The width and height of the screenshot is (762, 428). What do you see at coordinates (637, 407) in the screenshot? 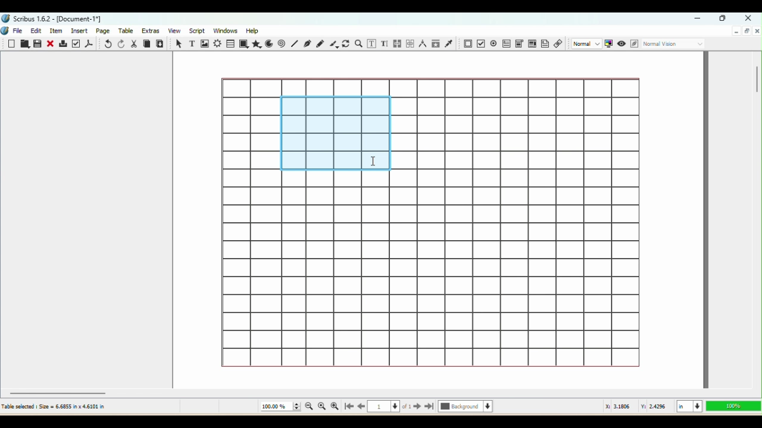
I see `: 1.8413 Y: 1.5099` at bounding box center [637, 407].